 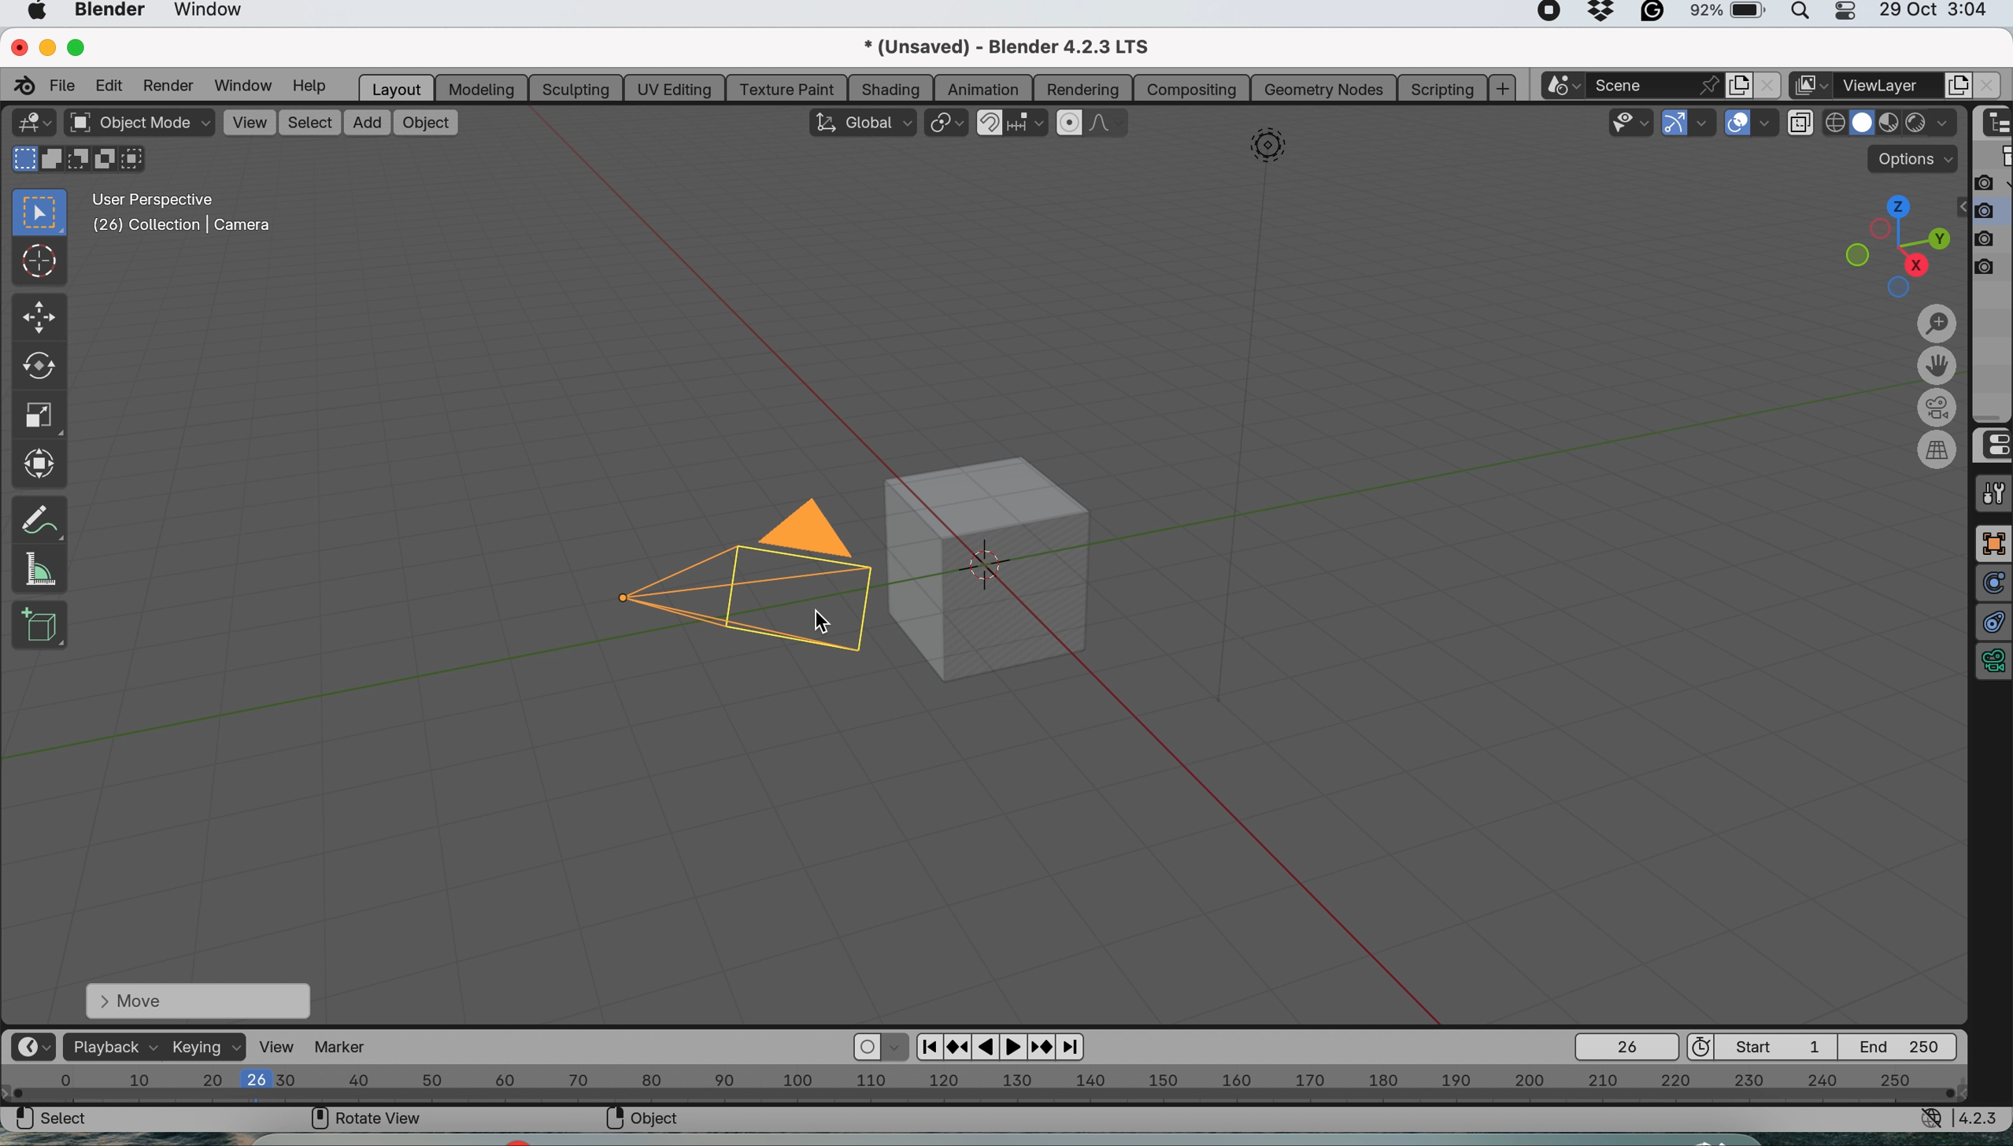 I want to click on network settings, so click(x=1931, y=1121).